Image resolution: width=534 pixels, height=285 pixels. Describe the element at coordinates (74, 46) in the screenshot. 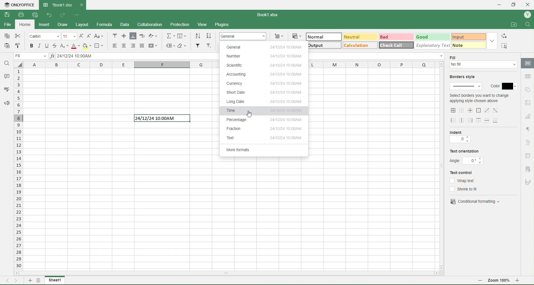

I see `Font Color` at that location.